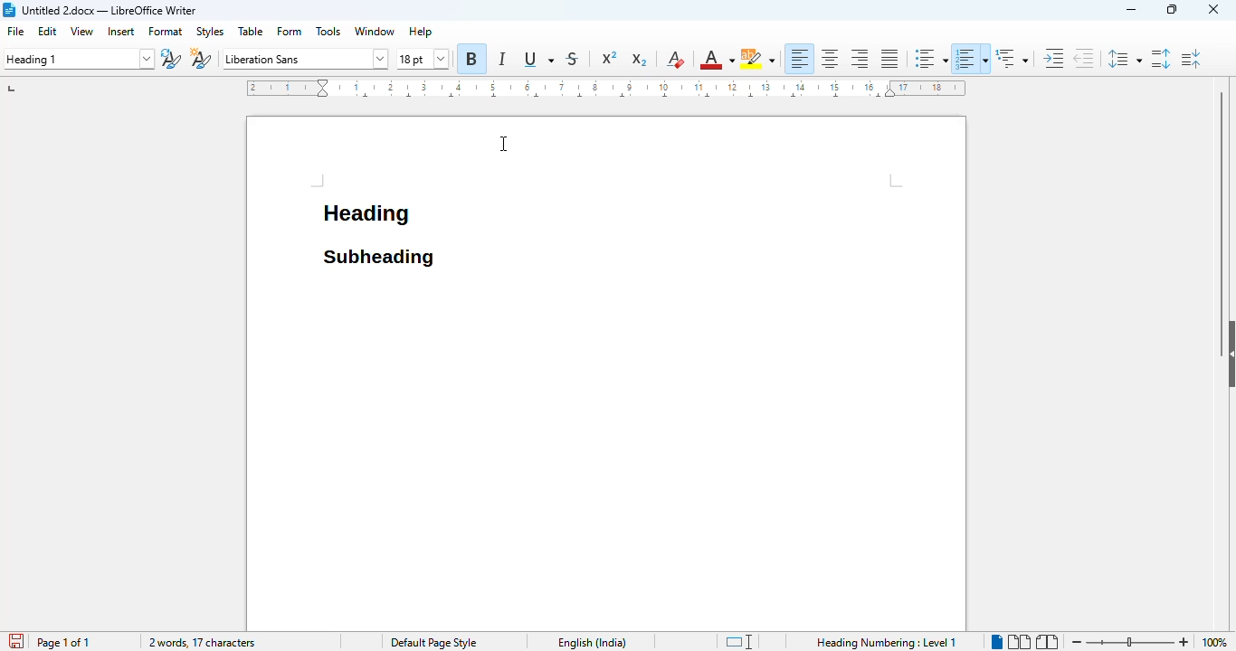 The width and height of the screenshot is (1236, 651). What do you see at coordinates (12, 642) in the screenshot?
I see `click to save document` at bounding box center [12, 642].